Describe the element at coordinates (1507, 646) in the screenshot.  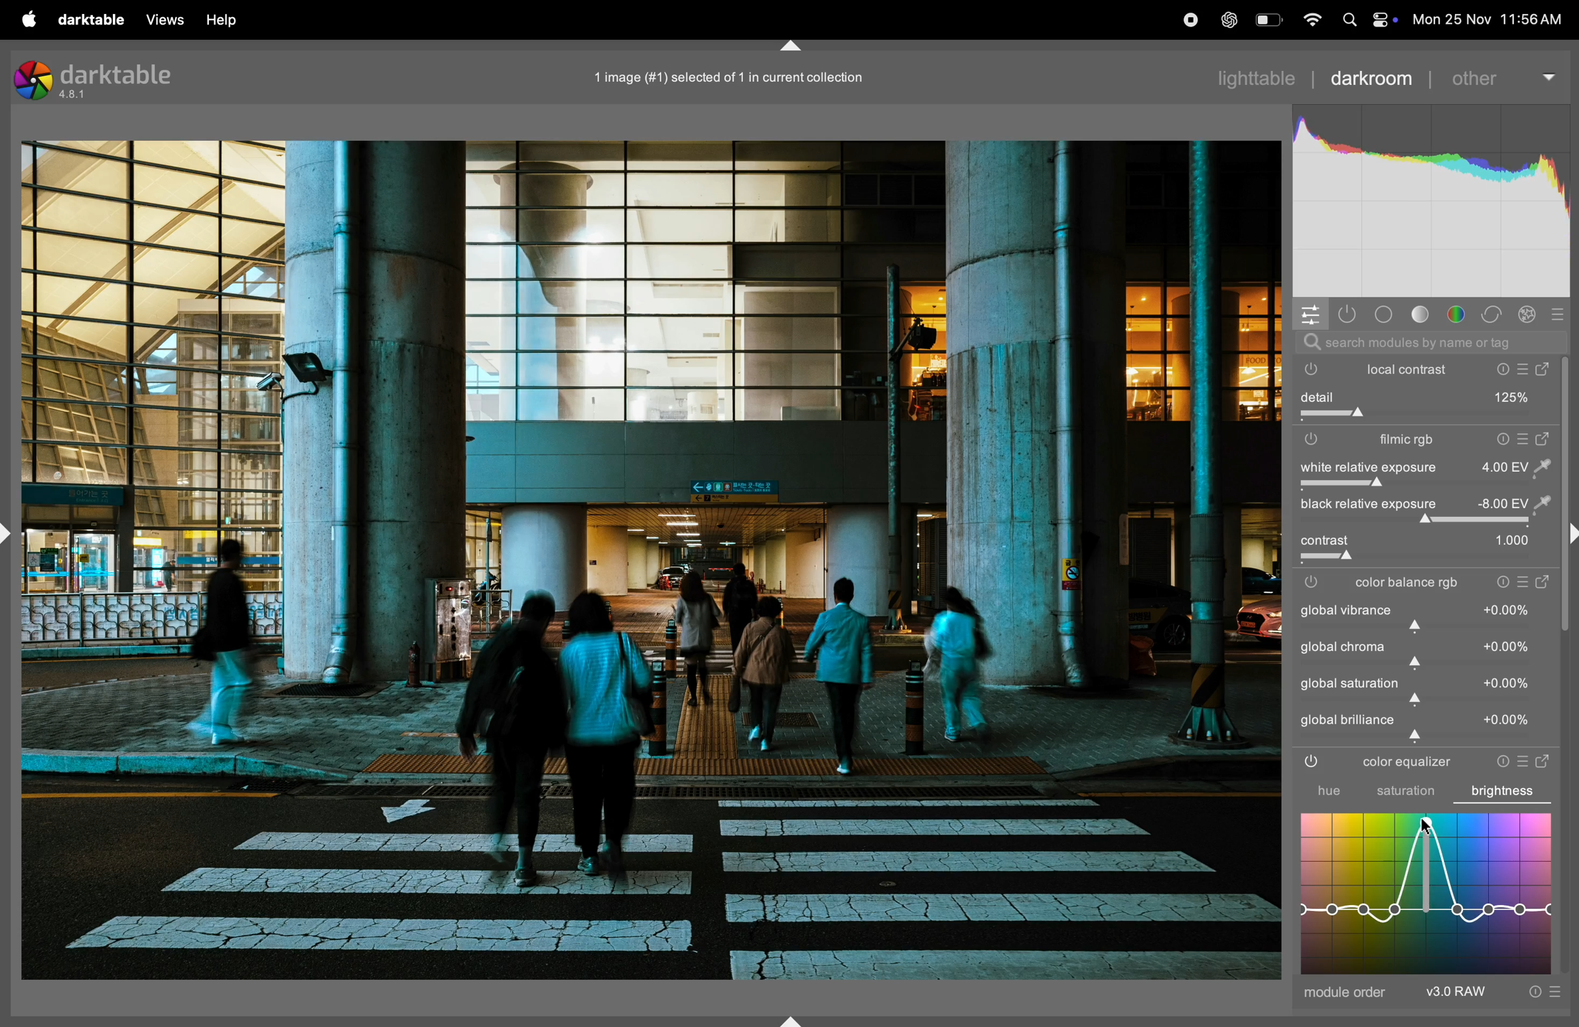
I see `value` at that location.